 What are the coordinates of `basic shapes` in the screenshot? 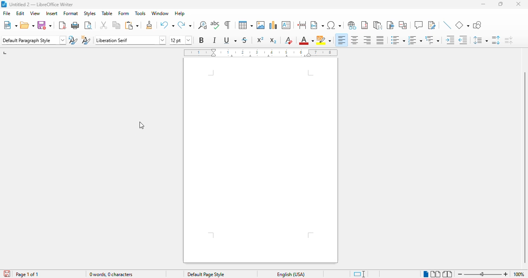 It's located at (463, 25).